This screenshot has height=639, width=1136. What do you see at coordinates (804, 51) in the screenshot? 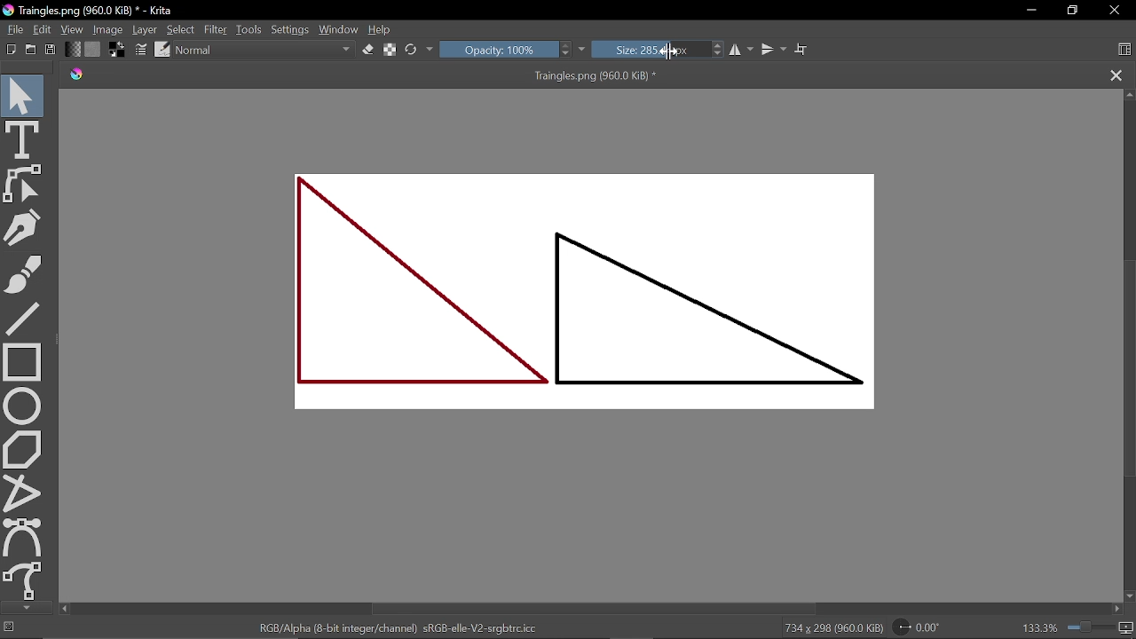
I see `Wrap around mode` at bounding box center [804, 51].